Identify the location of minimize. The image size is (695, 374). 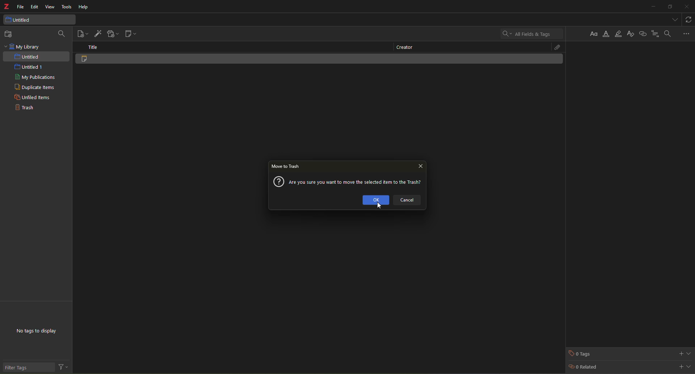
(652, 7).